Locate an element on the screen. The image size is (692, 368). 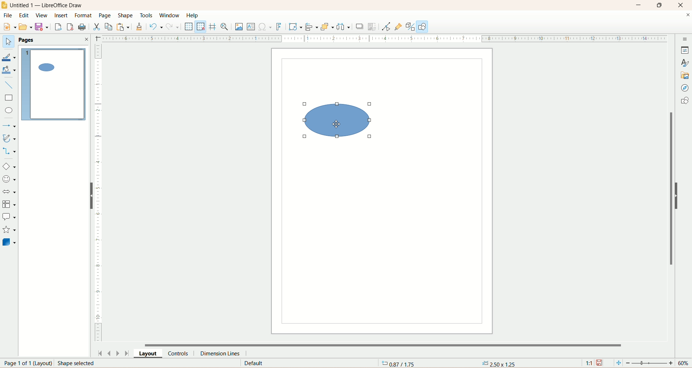
hide is located at coordinates (88, 195).